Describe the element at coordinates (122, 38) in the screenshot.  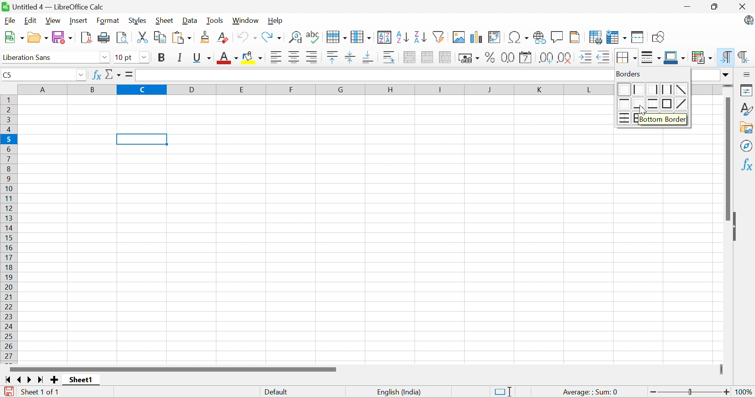
I see `Toggle print preview` at that location.